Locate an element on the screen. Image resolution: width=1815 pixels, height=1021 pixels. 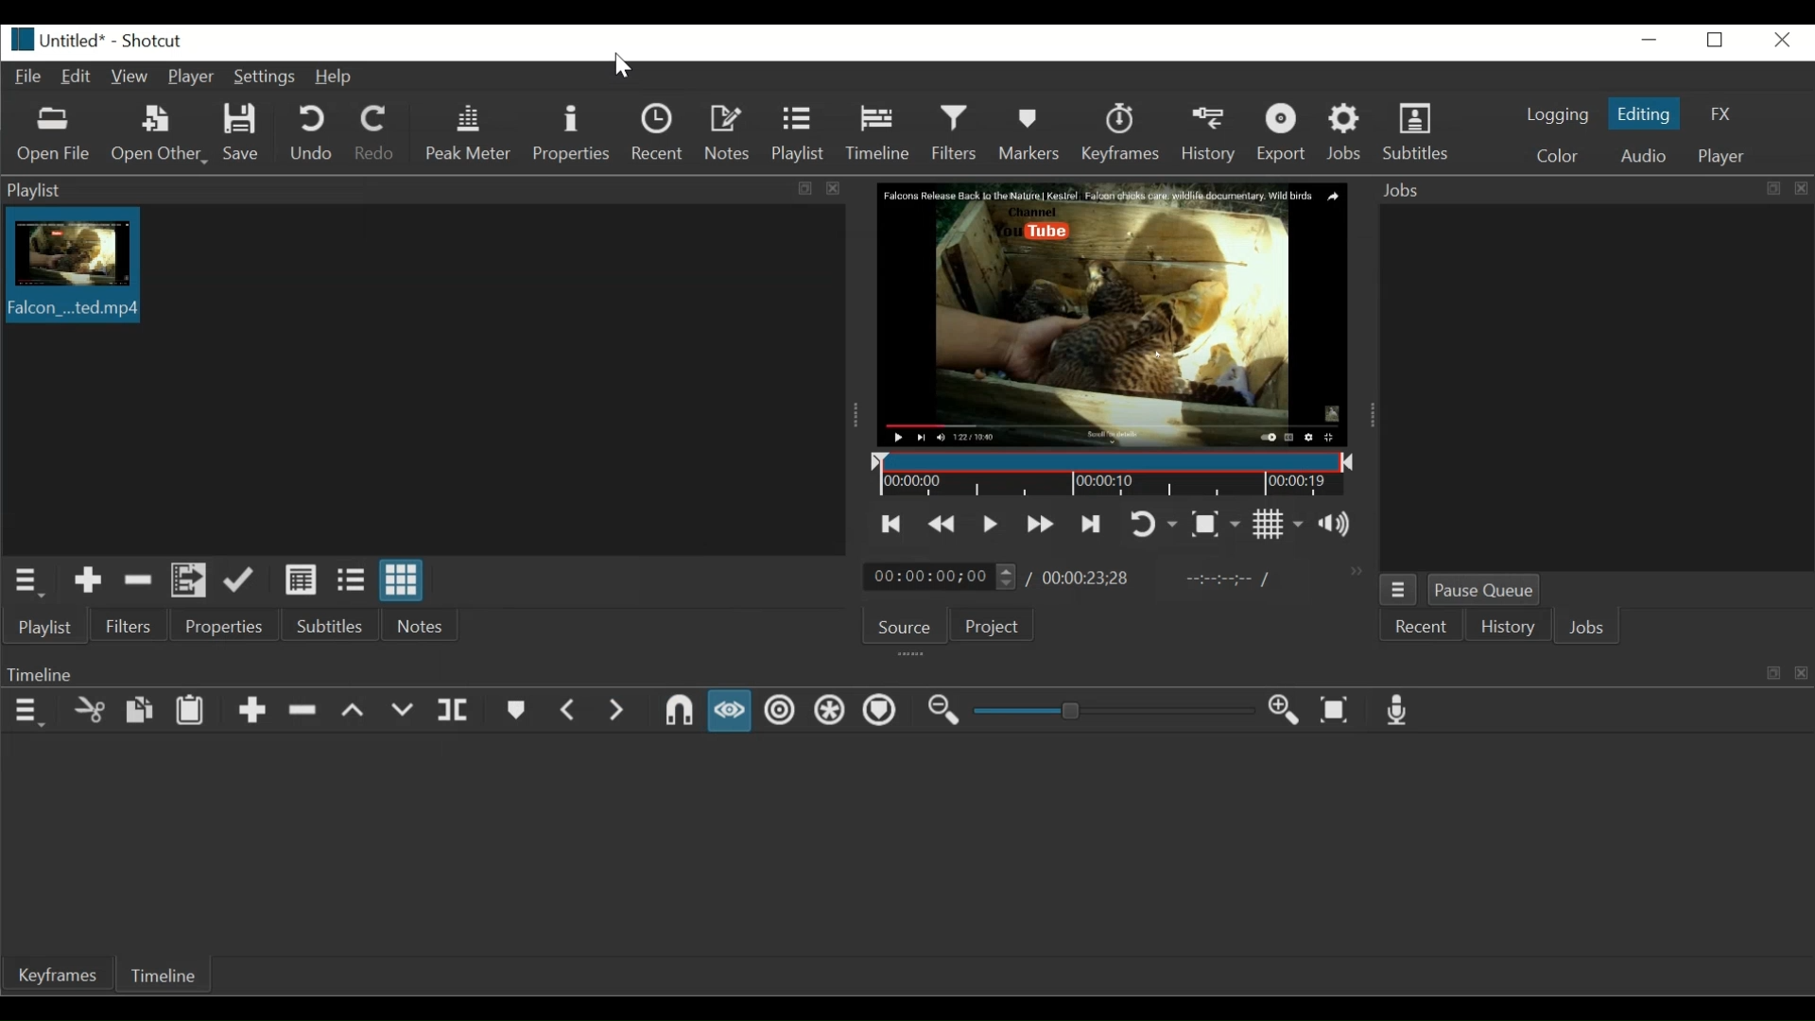
Audio is located at coordinates (1641, 157).